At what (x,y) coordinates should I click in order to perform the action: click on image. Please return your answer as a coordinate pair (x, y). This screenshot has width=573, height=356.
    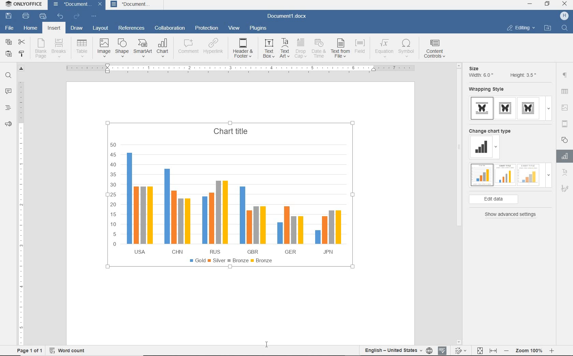
    Looking at the image, I should click on (104, 48).